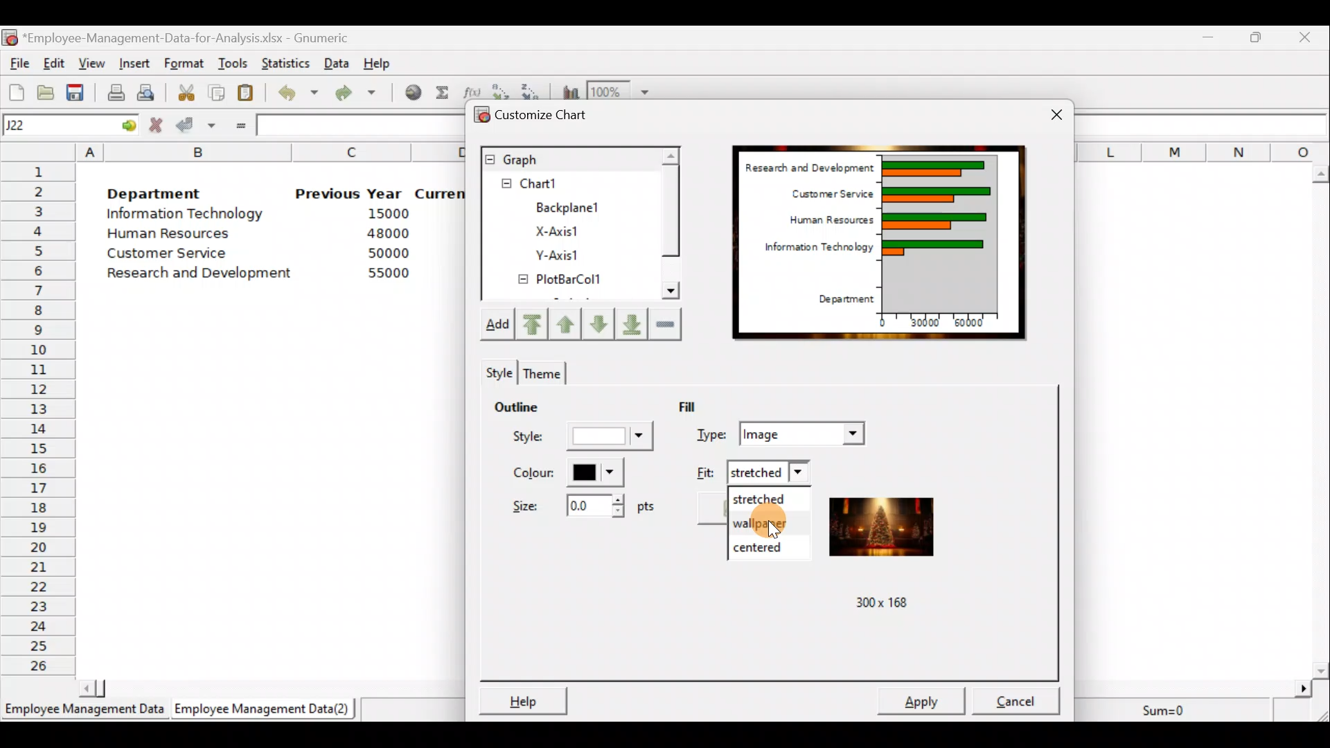  I want to click on Add, so click(502, 326).